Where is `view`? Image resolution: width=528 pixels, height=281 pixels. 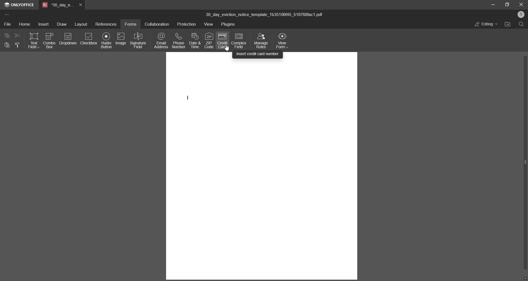
view is located at coordinates (208, 24).